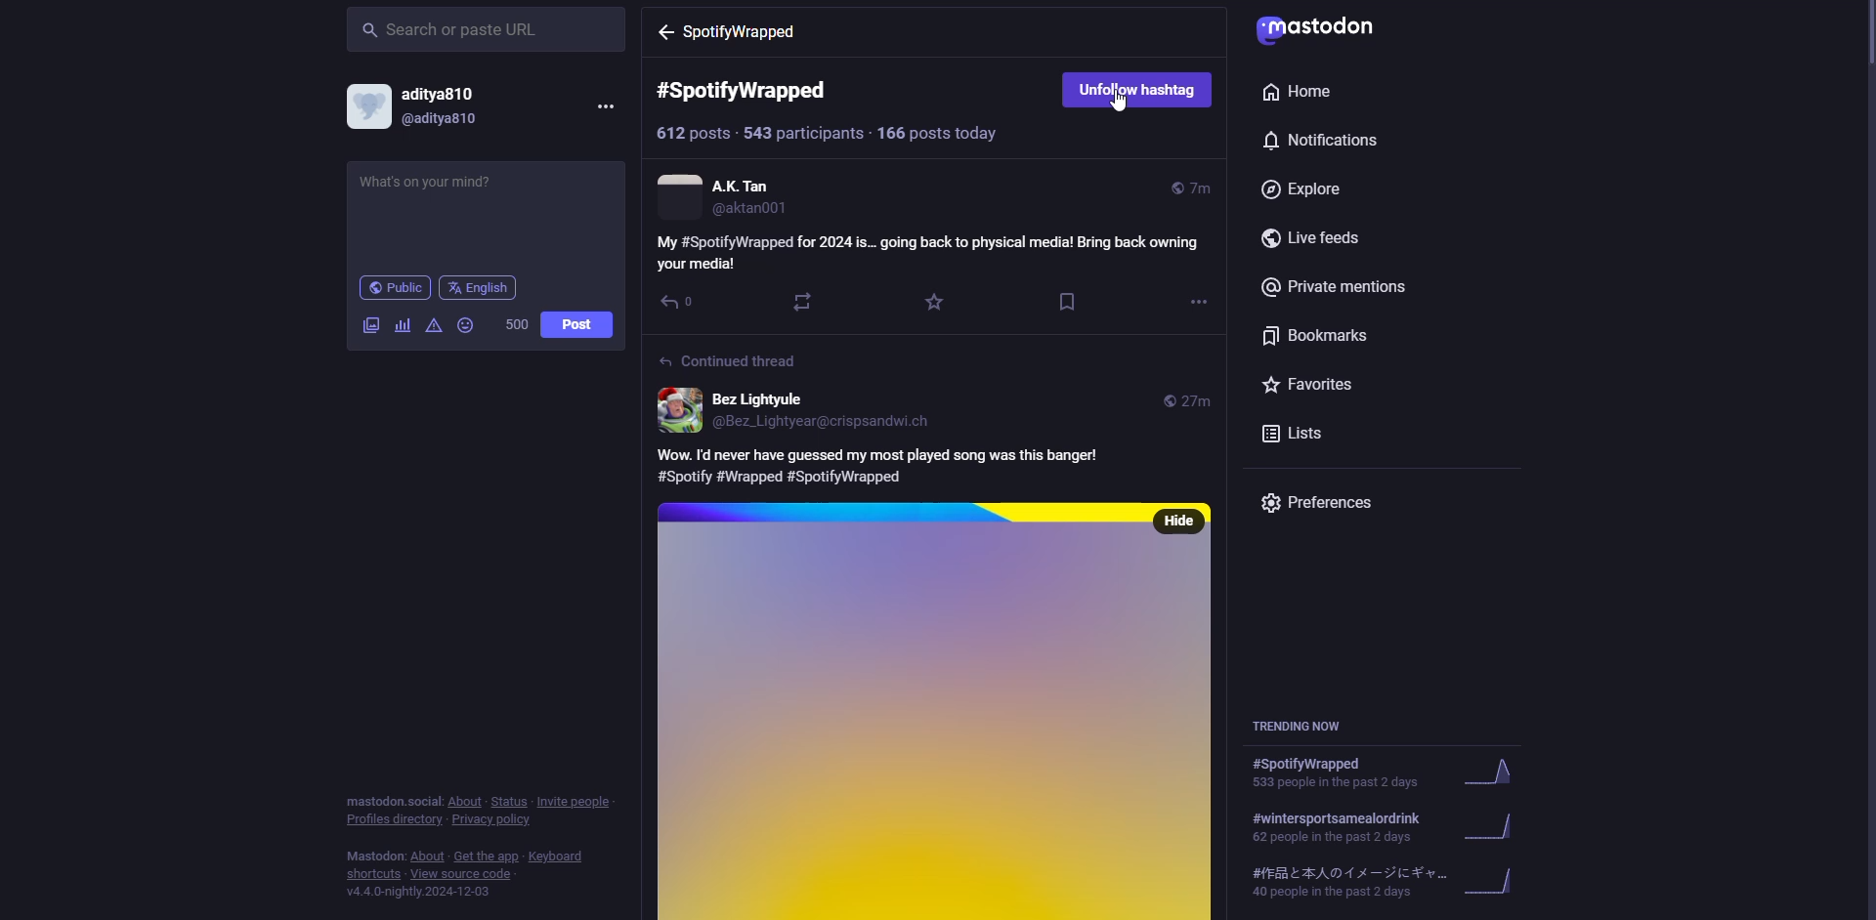 This screenshot has height=920, width=1876. What do you see at coordinates (886, 463) in the screenshot?
I see `post` at bounding box center [886, 463].